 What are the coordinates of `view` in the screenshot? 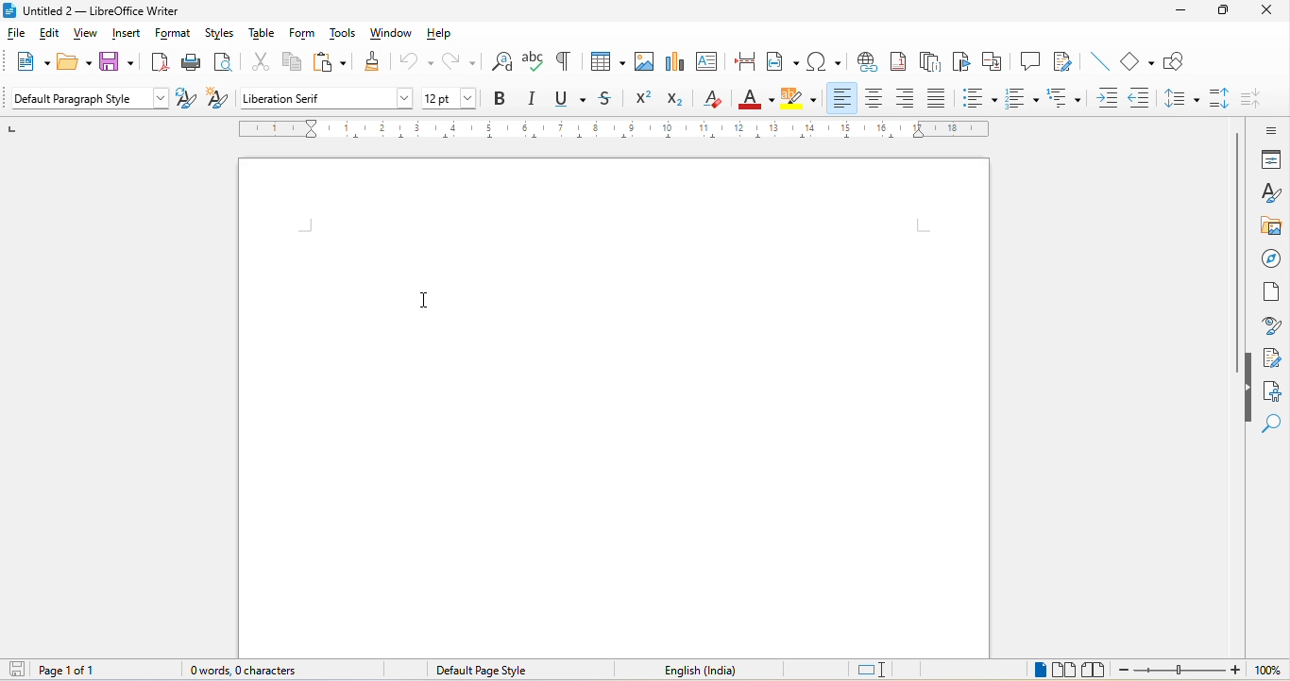 It's located at (87, 36).